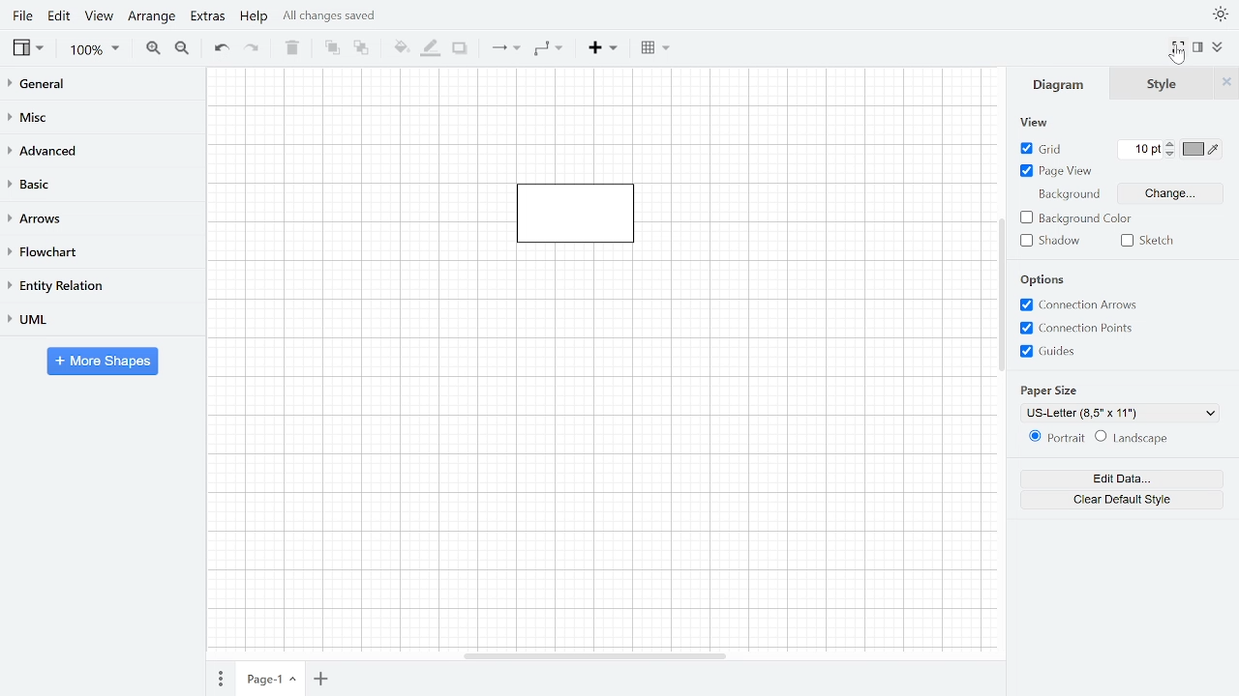 The height and width of the screenshot is (696, 1239). I want to click on Horizontal scrollbar, so click(594, 656).